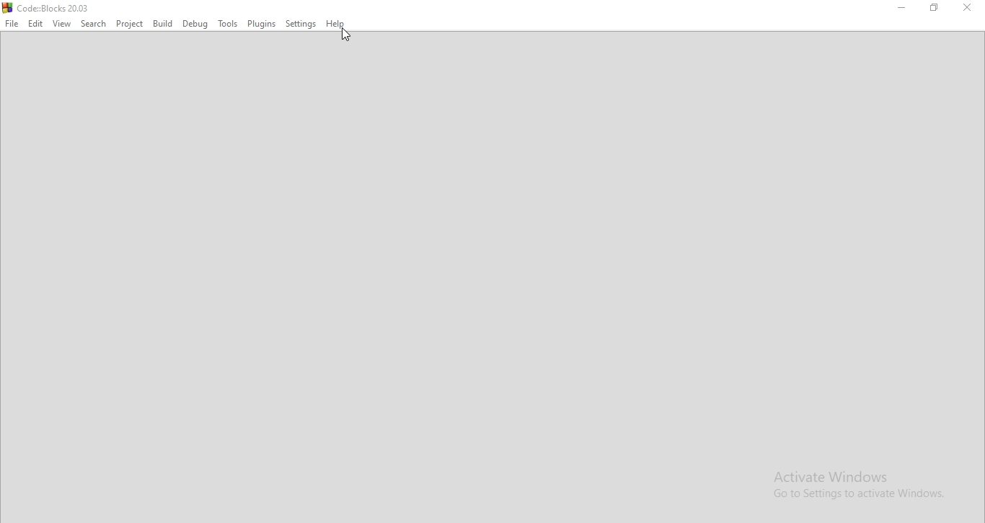  I want to click on Settings , so click(302, 24).